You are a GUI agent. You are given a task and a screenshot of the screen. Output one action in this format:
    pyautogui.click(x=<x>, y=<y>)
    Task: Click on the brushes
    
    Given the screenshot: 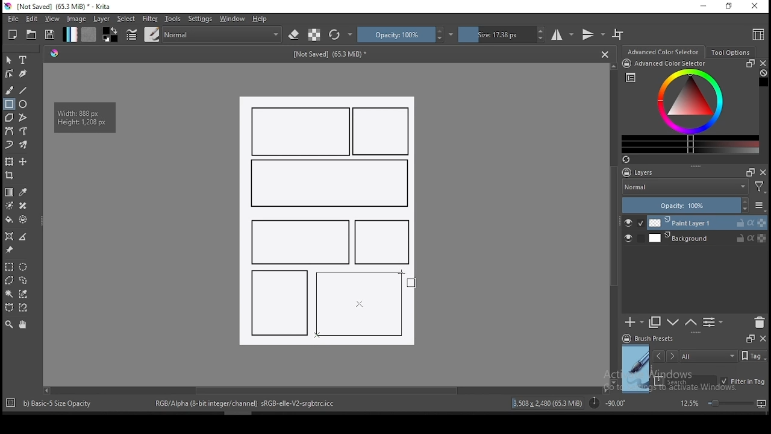 What is the action you would take?
    pyautogui.click(x=152, y=34)
    